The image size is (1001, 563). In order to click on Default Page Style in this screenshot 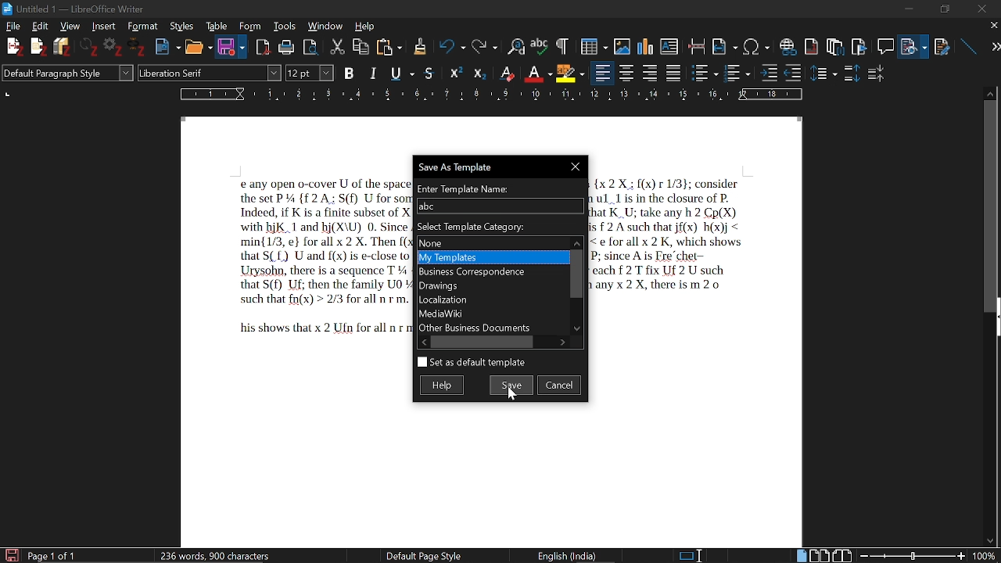, I will do `click(423, 555)`.